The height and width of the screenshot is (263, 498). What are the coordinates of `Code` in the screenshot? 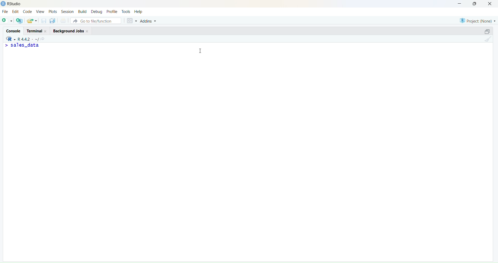 It's located at (28, 12).